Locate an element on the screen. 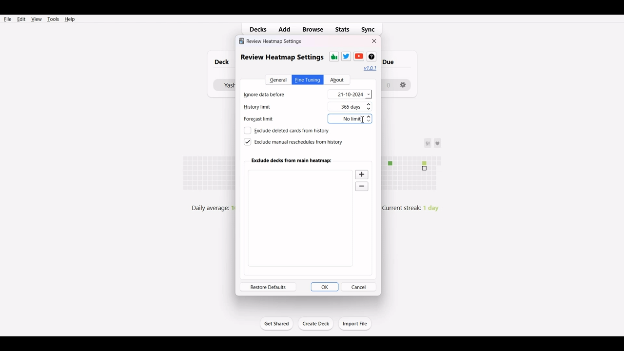 The width and height of the screenshot is (624, 351). Thums-up is located at coordinates (333, 57).